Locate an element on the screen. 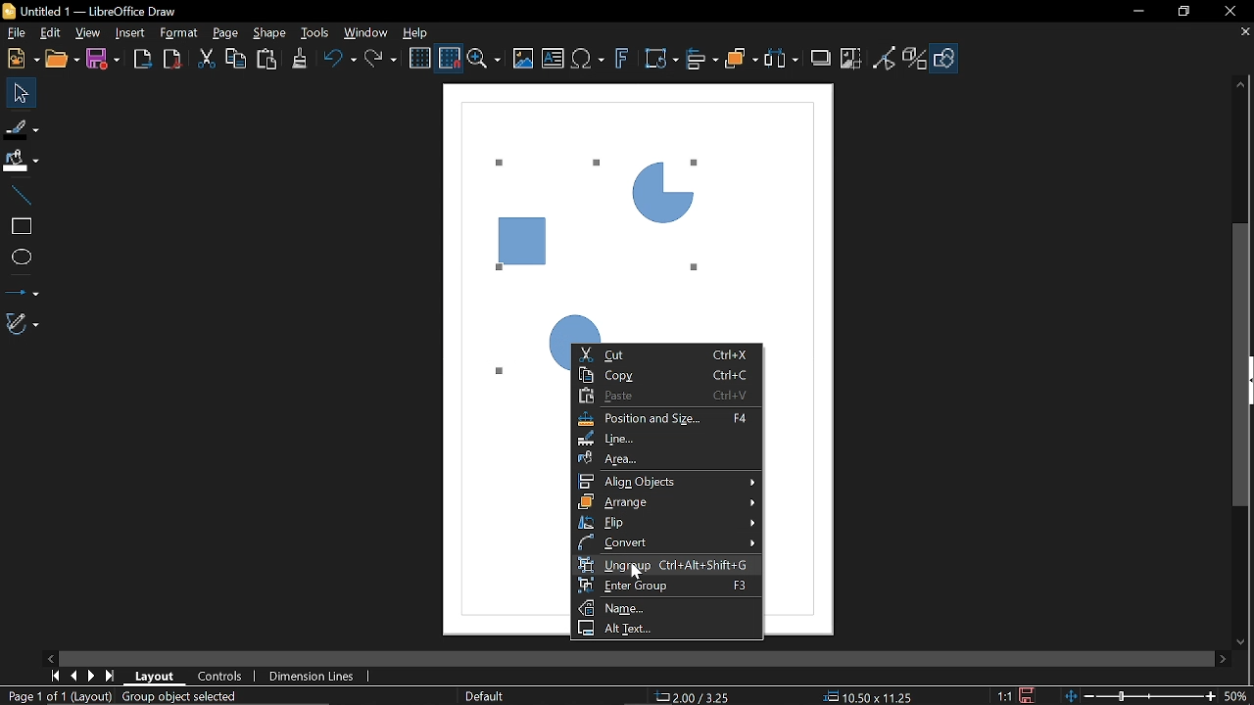 The image size is (1254, 705). Position adn size is located at coordinates (669, 420).